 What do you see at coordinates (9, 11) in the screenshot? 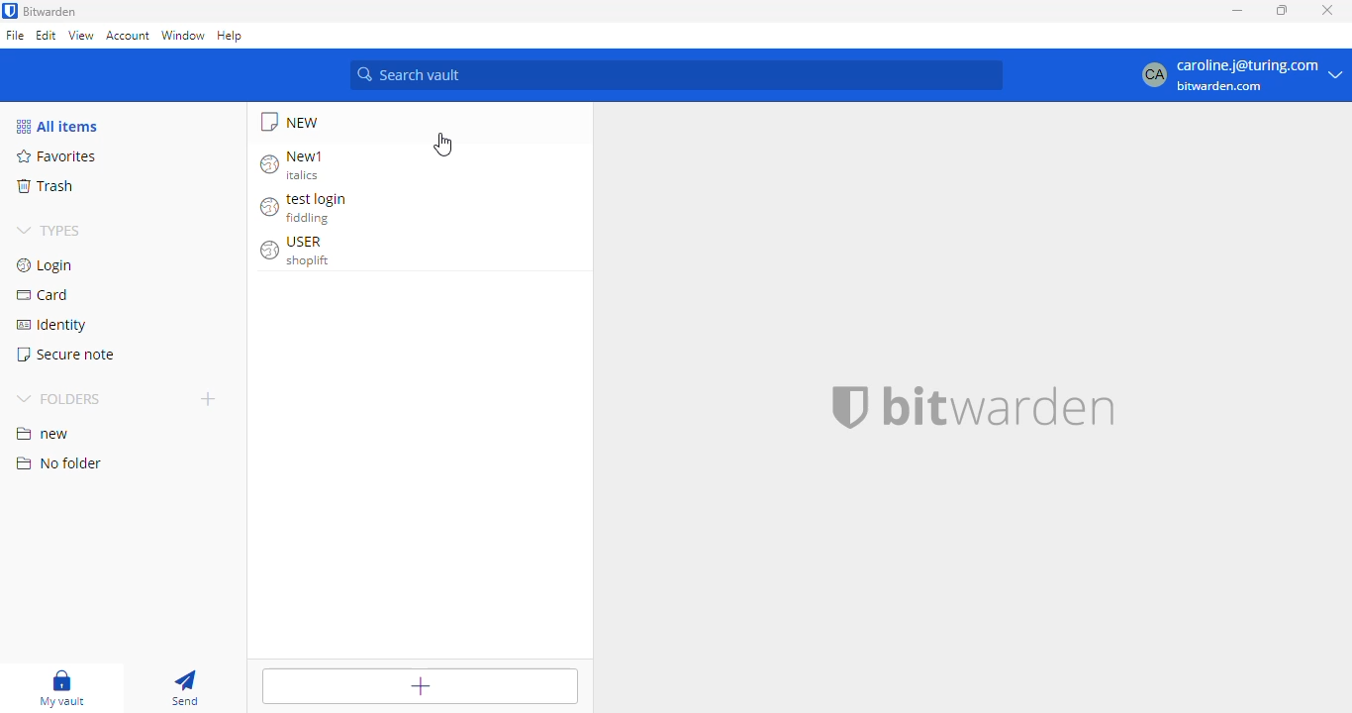
I see `logo` at bounding box center [9, 11].